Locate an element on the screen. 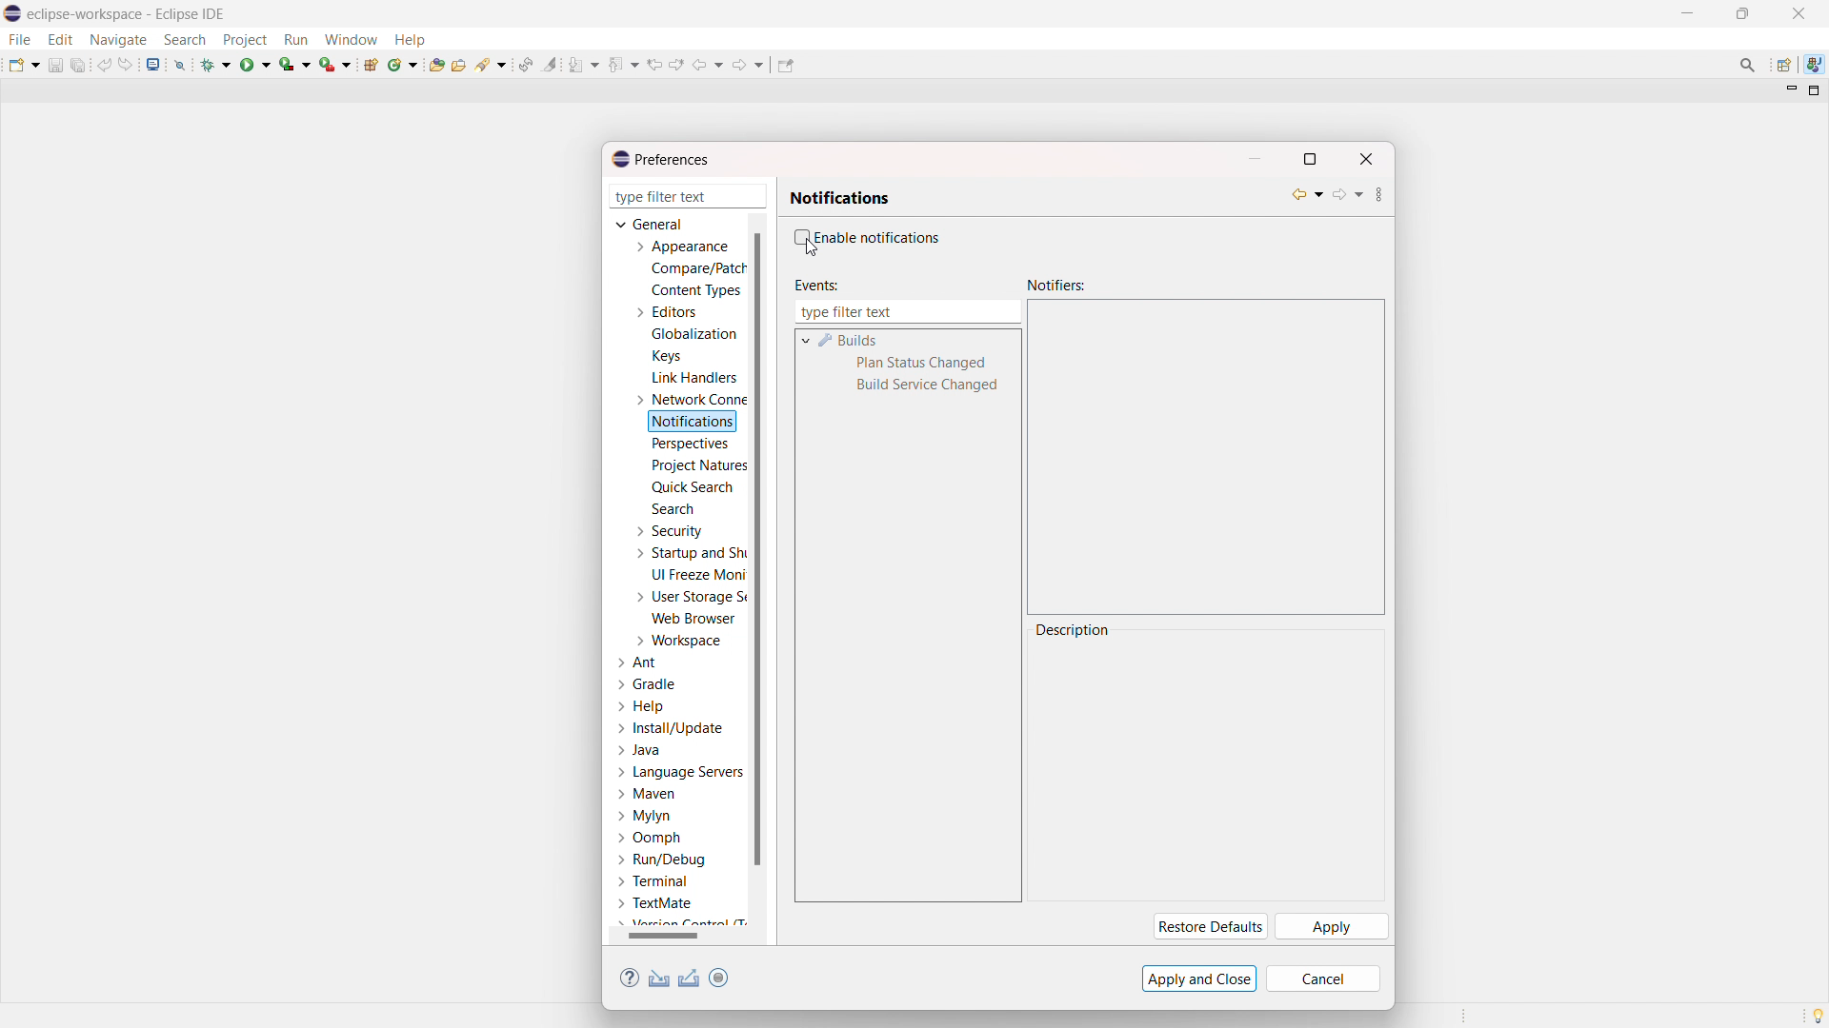  restore defaults is located at coordinates (1208, 927).